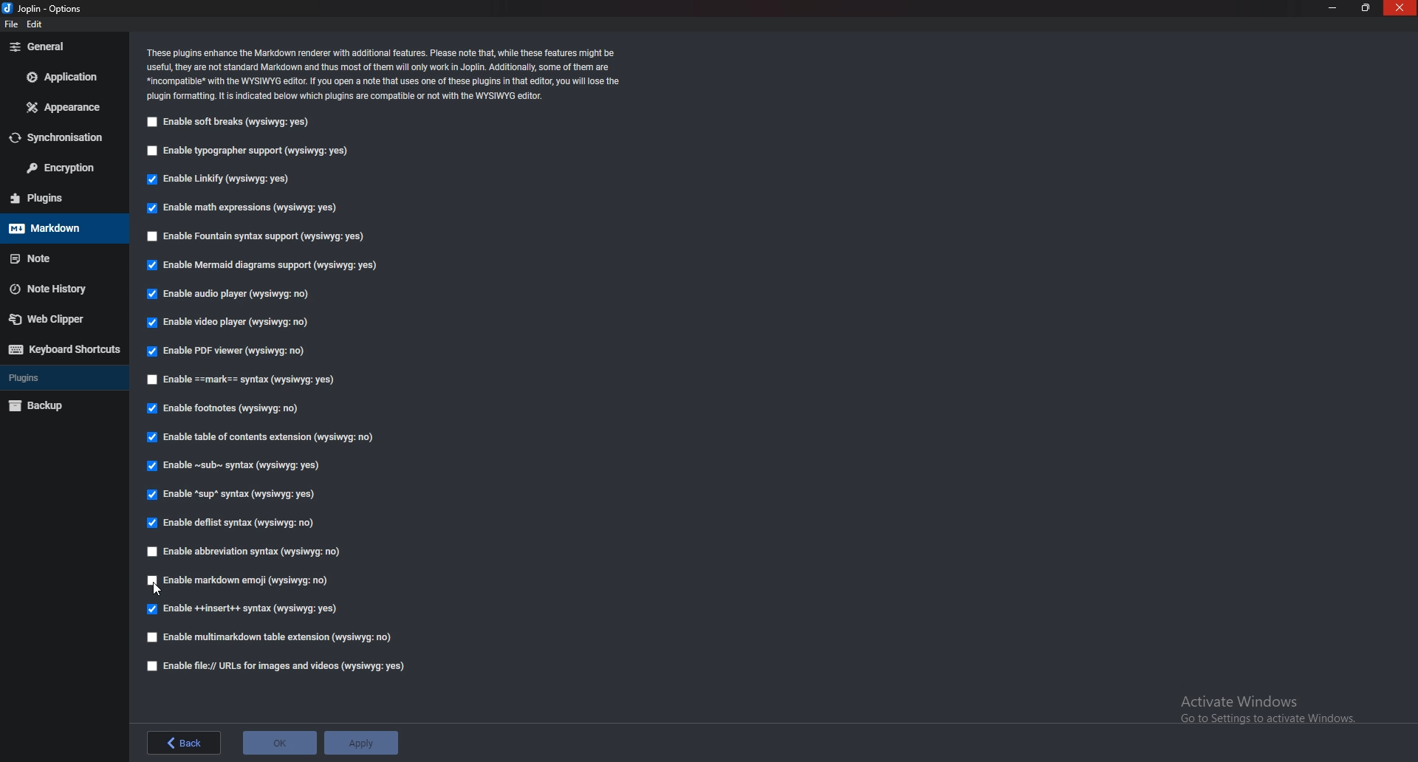 This screenshot has height=762, width=1418. I want to click on Enable table of contents extension, so click(265, 439).